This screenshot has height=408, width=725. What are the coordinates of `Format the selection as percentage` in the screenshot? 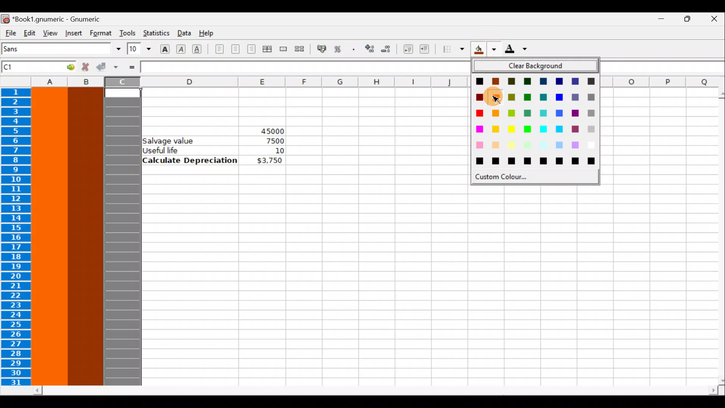 It's located at (339, 50).